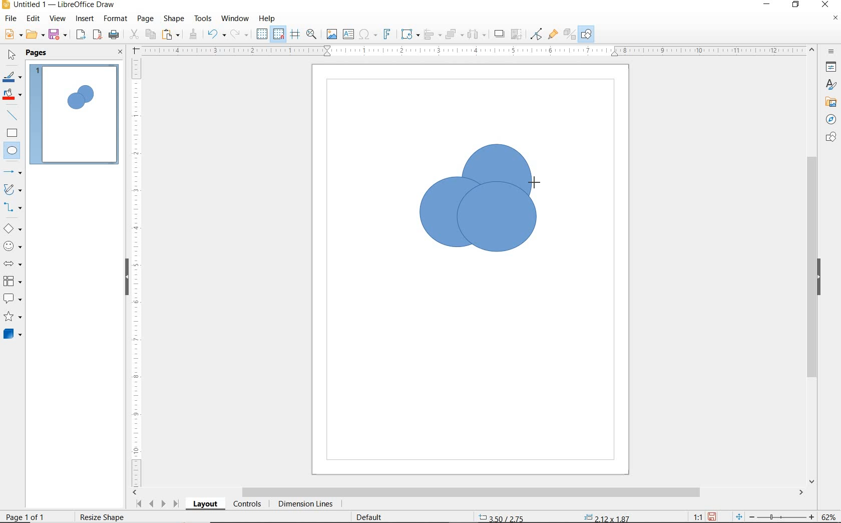 This screenshot has height=523, width=841. I want to click on TOOLS, so click(203, 18).